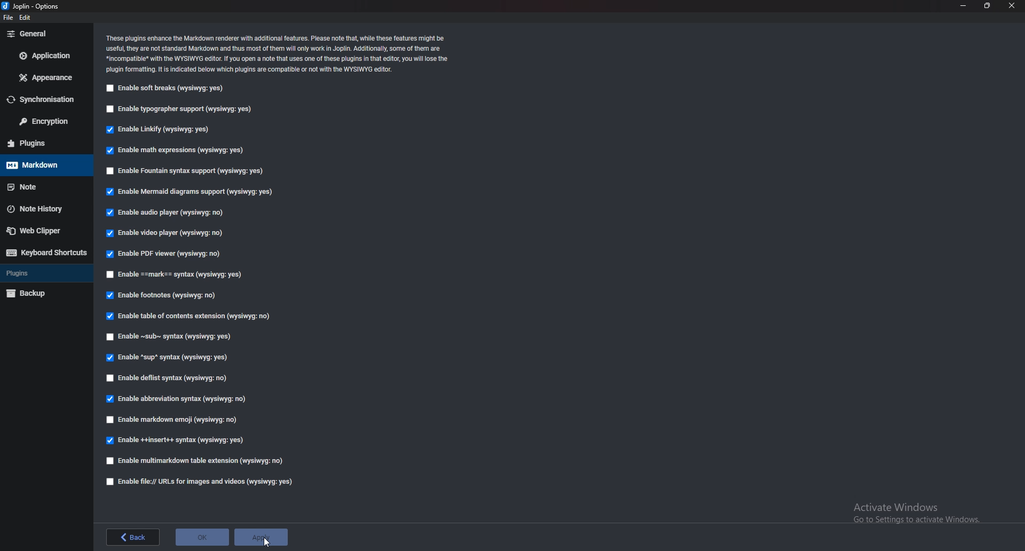 The width and height of the screenshot is (1025, 551). What do you see at coordinates (167, 358) in the screenshot?
I see `Enable sup syntax` at bounding box center [167, 358].